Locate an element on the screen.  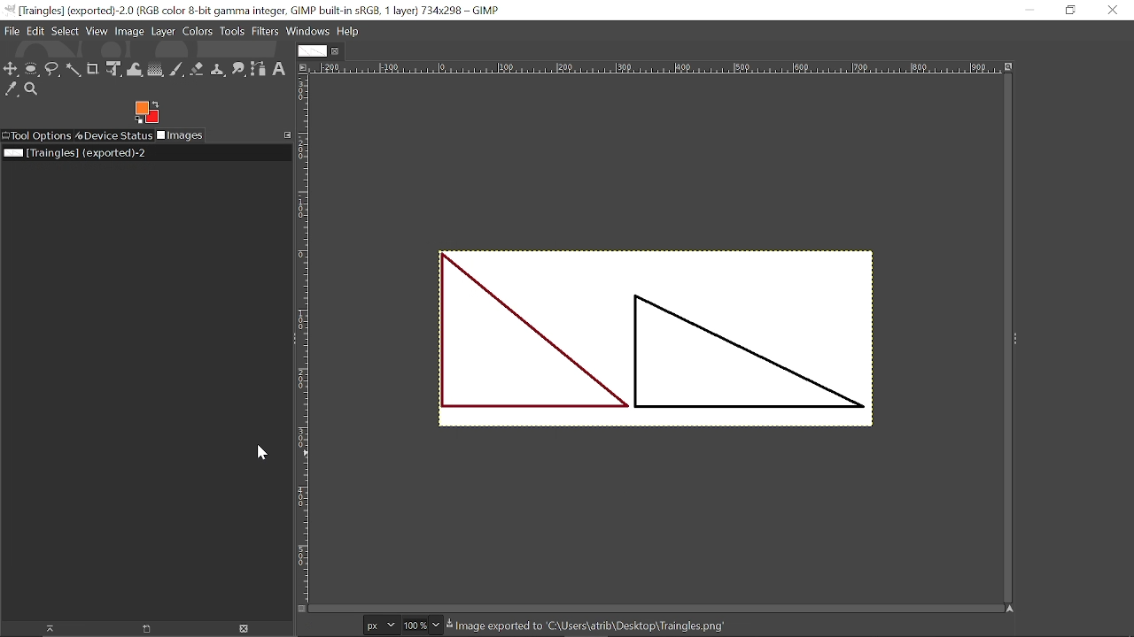
Sidebar options is located at coordinates (1016, 337).